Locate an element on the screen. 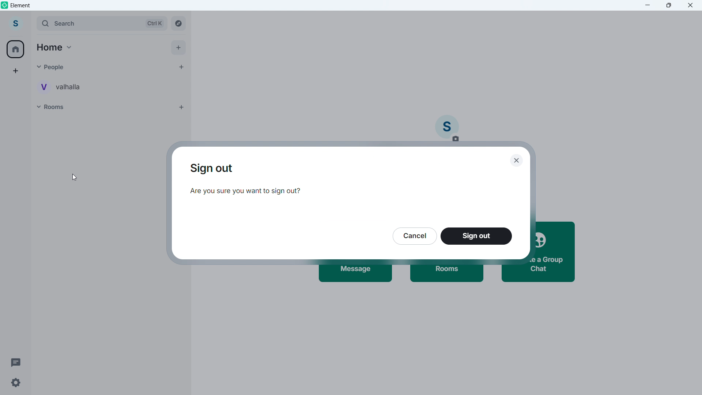  Send a direct message  is located at coordinates (357, 275).